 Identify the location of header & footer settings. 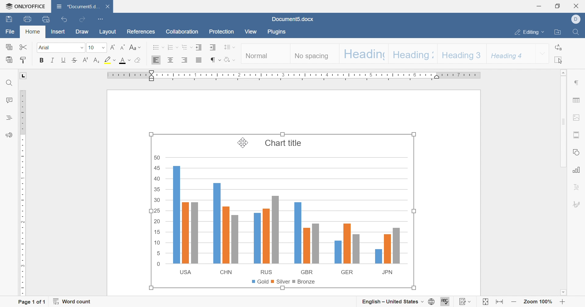
(577, 135).